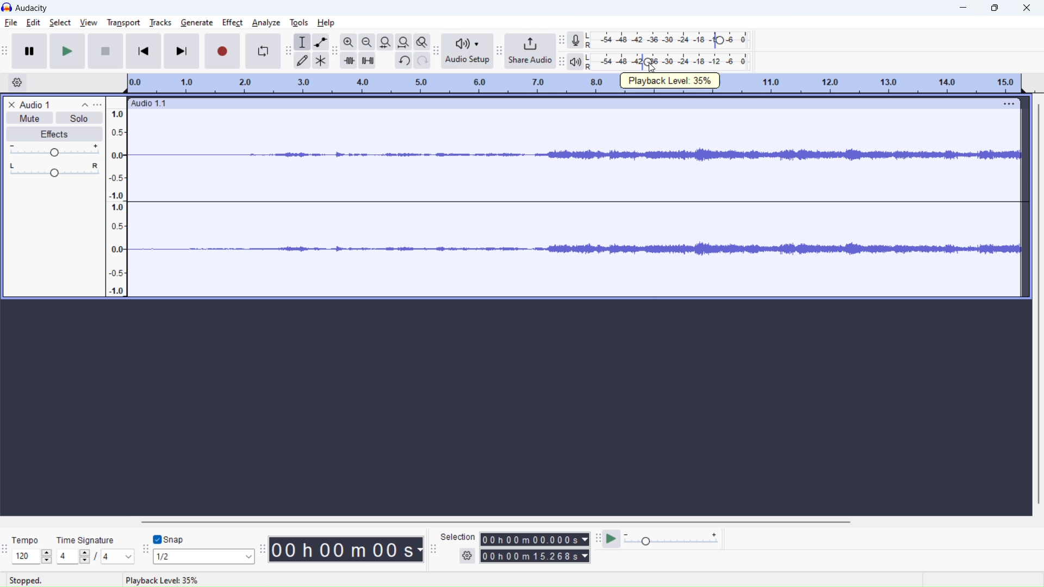 Image resolution: width=1044 pixels, height=587 pixels. I want to click on transport, so click(124, 23).